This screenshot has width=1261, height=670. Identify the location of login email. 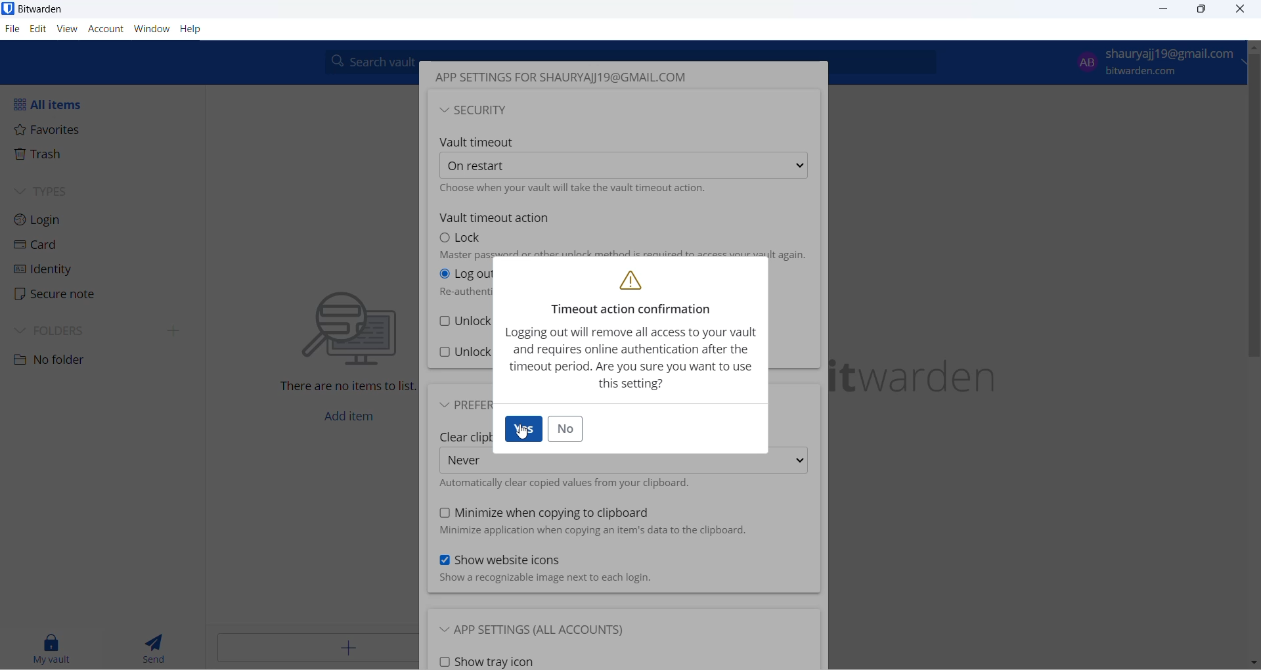
(1150, 62).